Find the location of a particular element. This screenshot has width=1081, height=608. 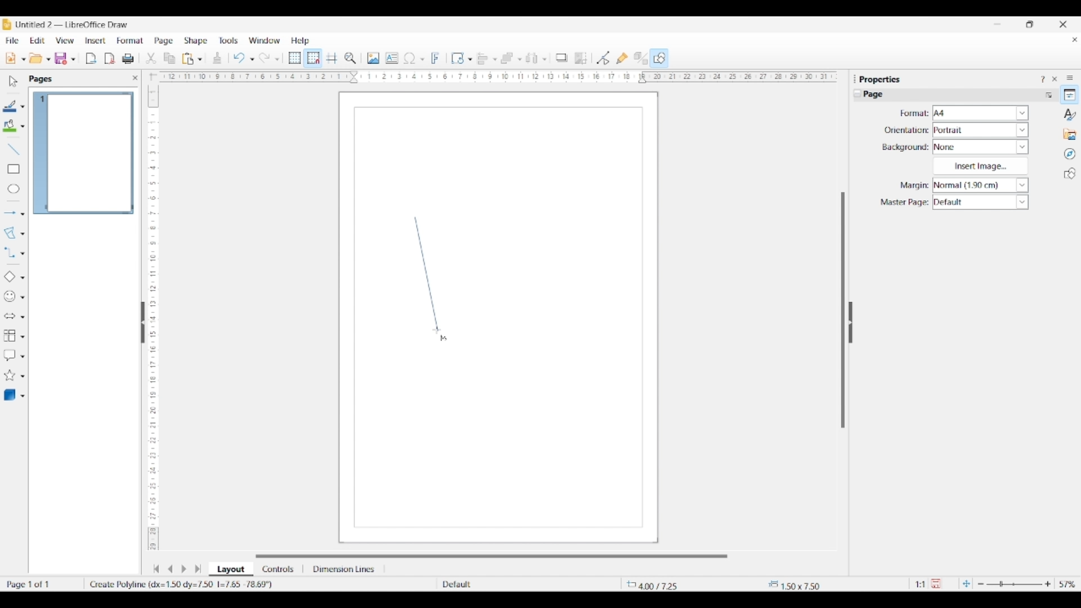

Toggle extrusion is located at coordinates (641, 59).